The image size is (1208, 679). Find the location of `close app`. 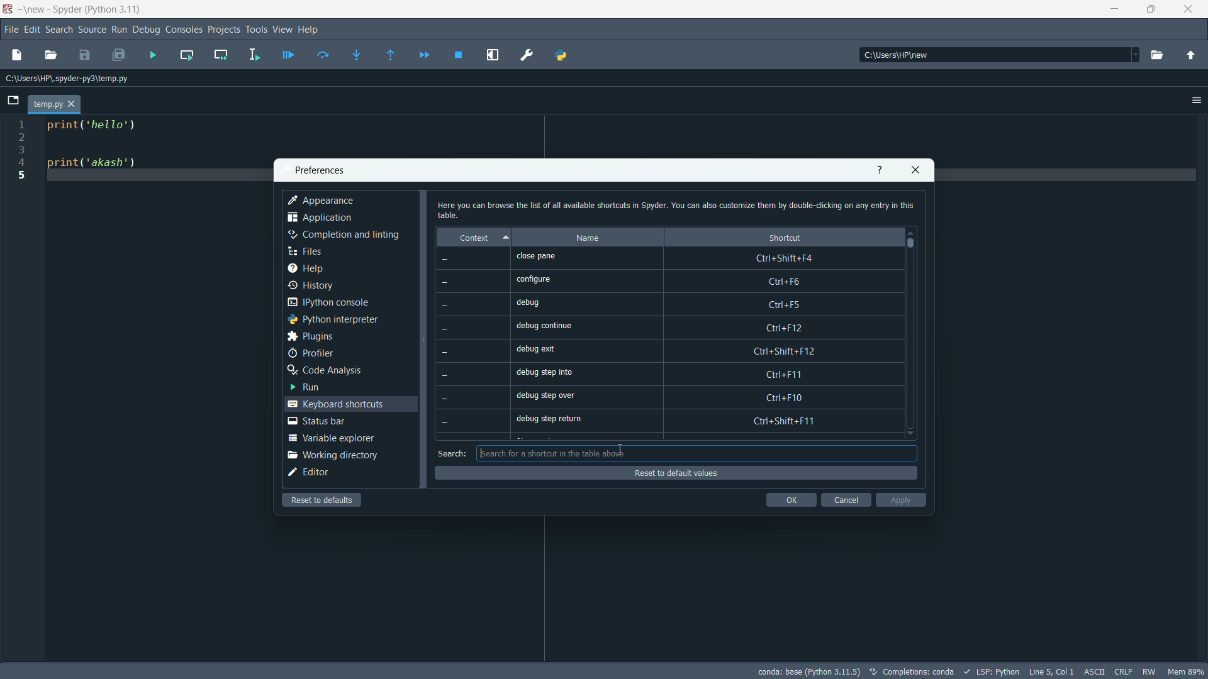

close app is located at coordinates (1188, 9).